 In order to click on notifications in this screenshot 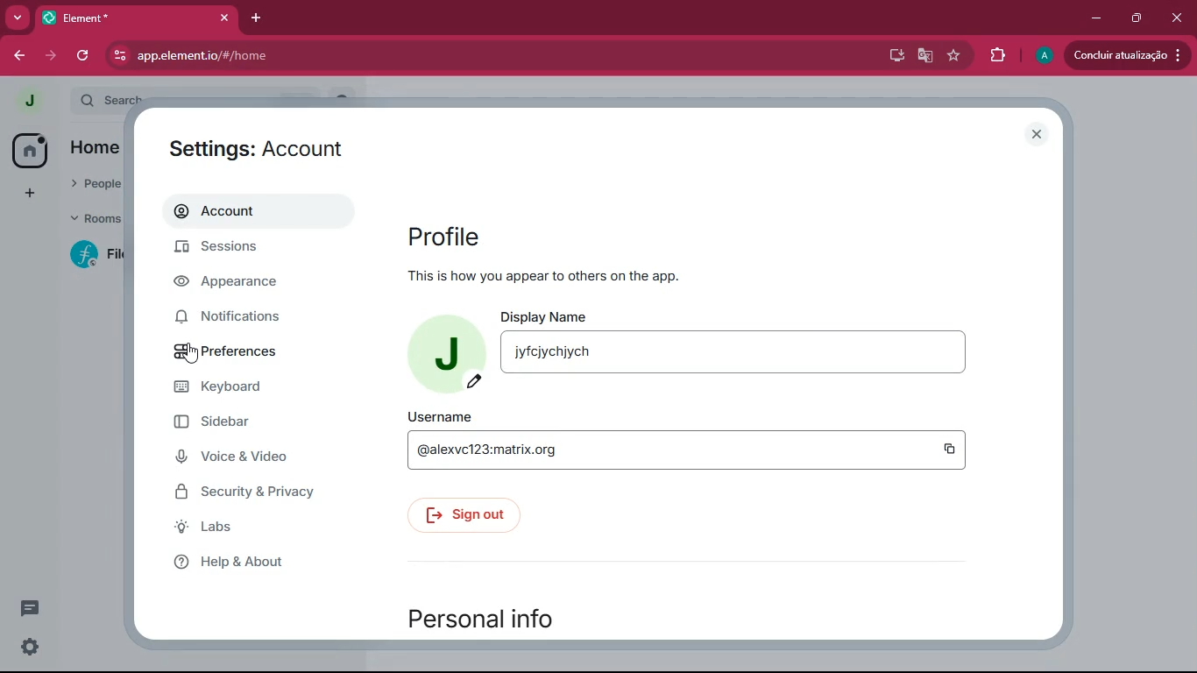, I will do `click(246, 321)`.